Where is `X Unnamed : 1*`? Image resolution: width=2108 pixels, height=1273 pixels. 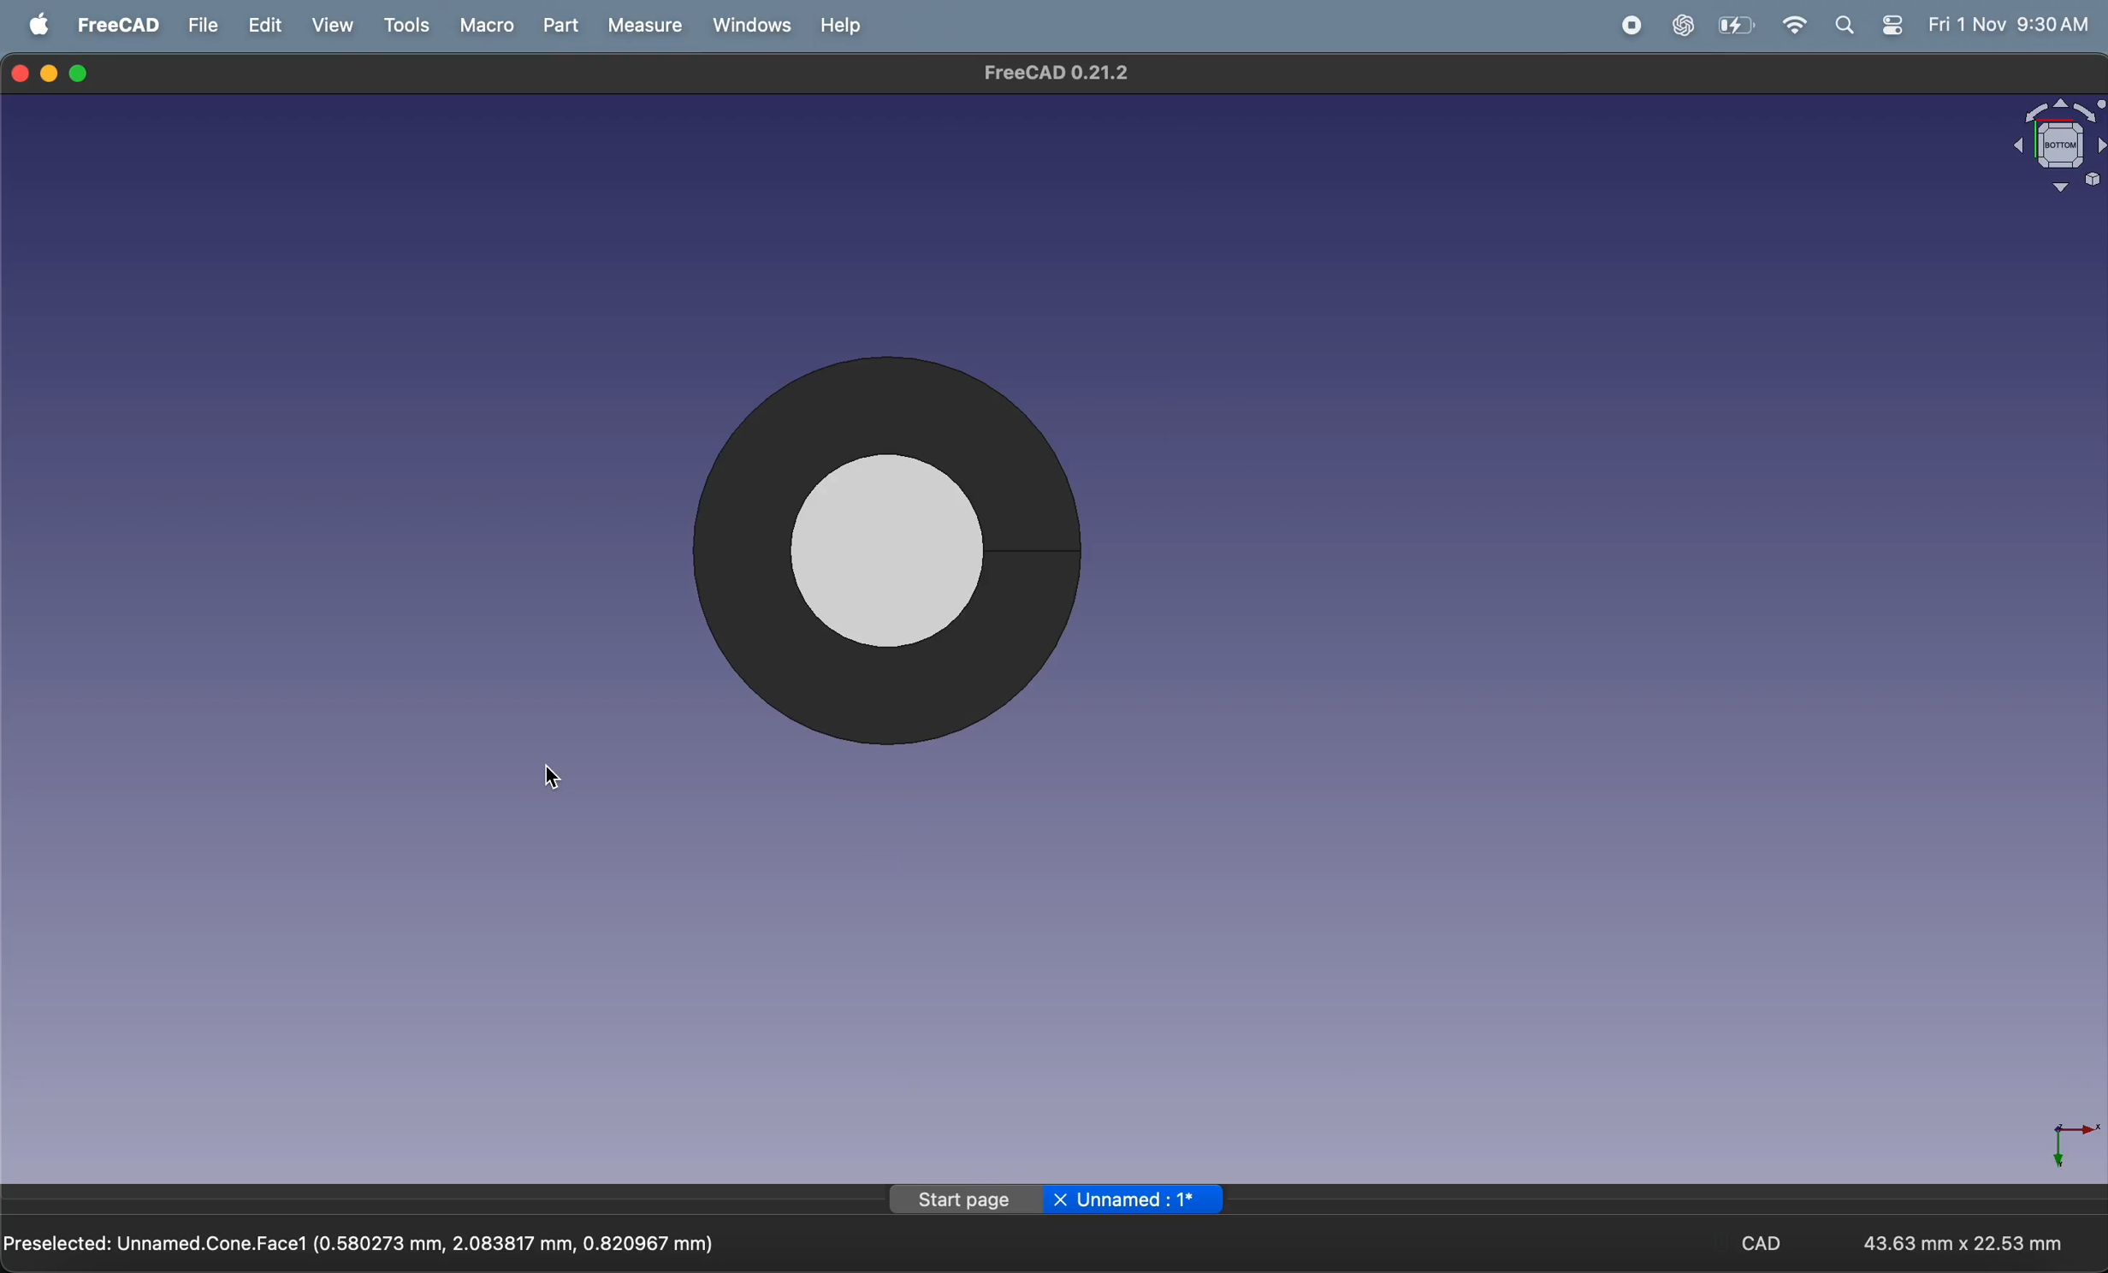 X Unnamed : 1* is located at coordinates (1134, 1197).